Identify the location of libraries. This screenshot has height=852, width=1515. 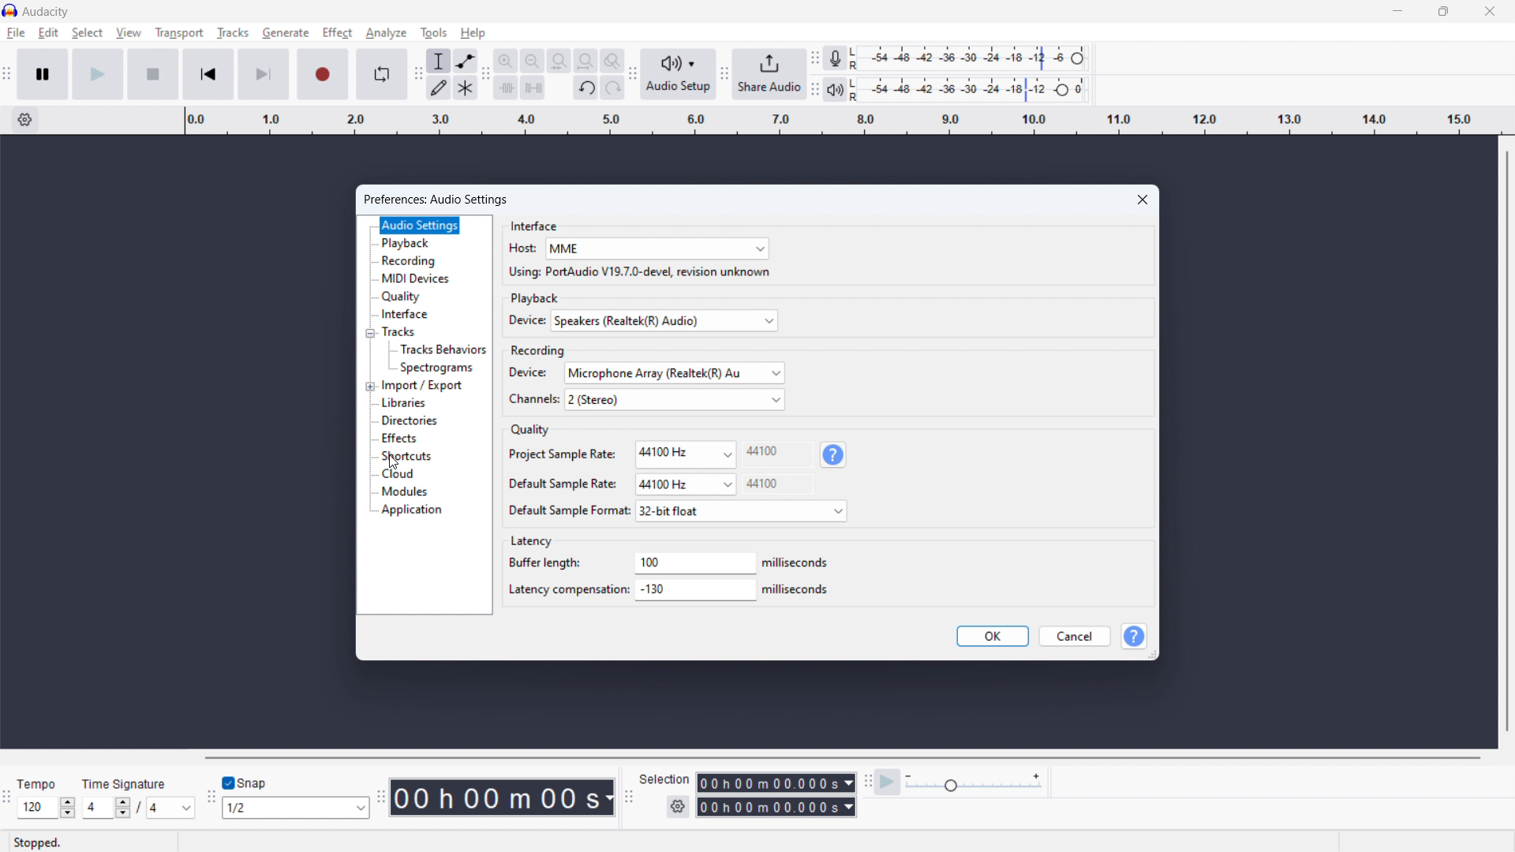
(403, 402).